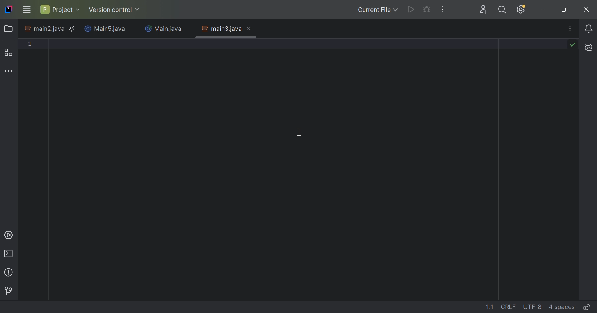 Image resolution: width=597 pixels, height=313 pixels. Describe the element at coordinates (587, 9) in the screenshot. I see `Close` at that location.